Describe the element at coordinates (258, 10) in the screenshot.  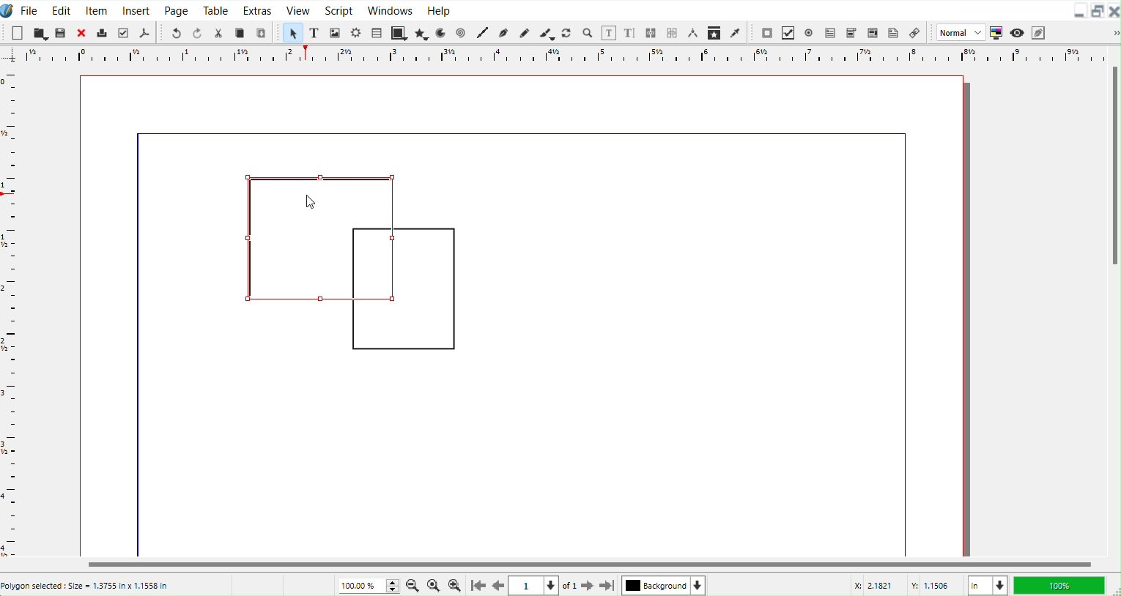
I see `Extras` at that location.